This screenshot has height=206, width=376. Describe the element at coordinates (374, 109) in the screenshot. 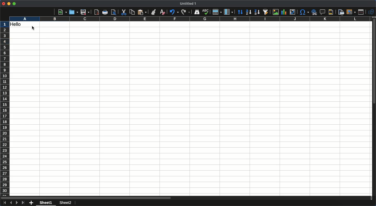

I see `Scroll` at that location.